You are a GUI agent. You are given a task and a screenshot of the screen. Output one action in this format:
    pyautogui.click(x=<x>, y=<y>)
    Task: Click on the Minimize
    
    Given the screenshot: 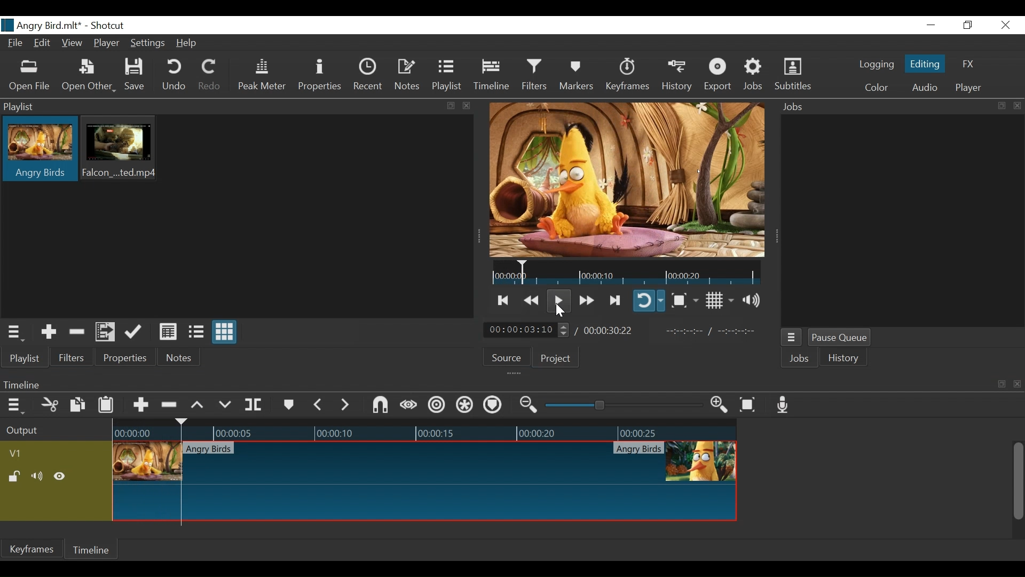 What is the action you would take?
    pyautogui.click(x=931, y=25)
    